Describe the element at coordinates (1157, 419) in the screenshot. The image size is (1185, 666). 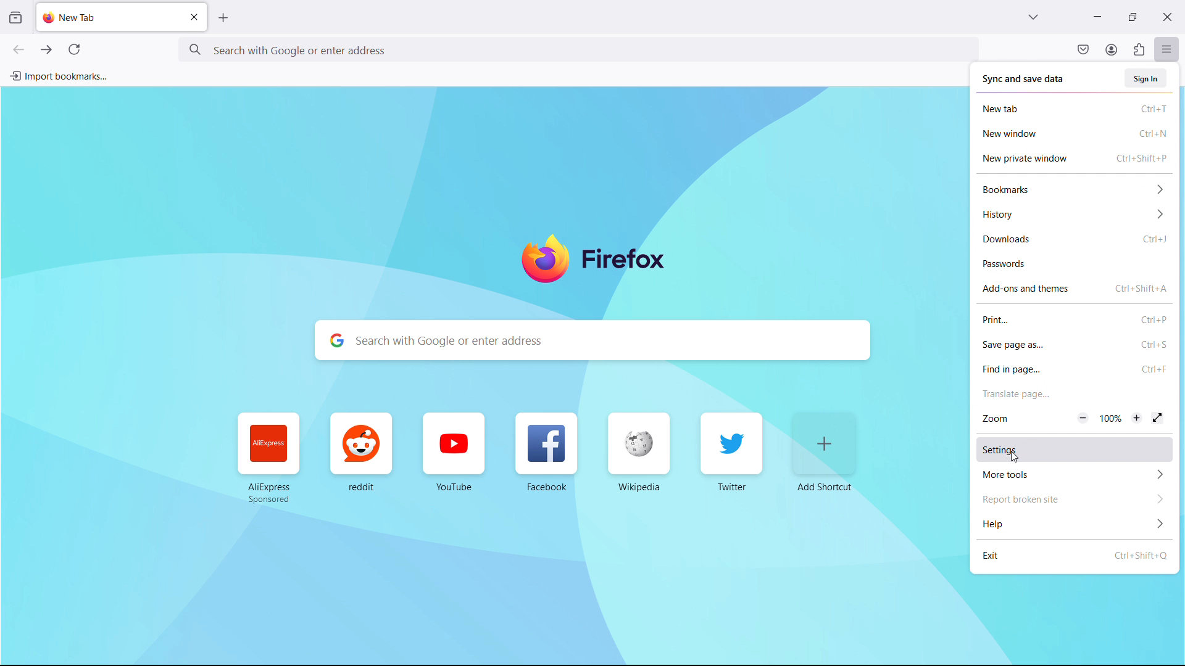
I see `display the window in full screen` at that location.